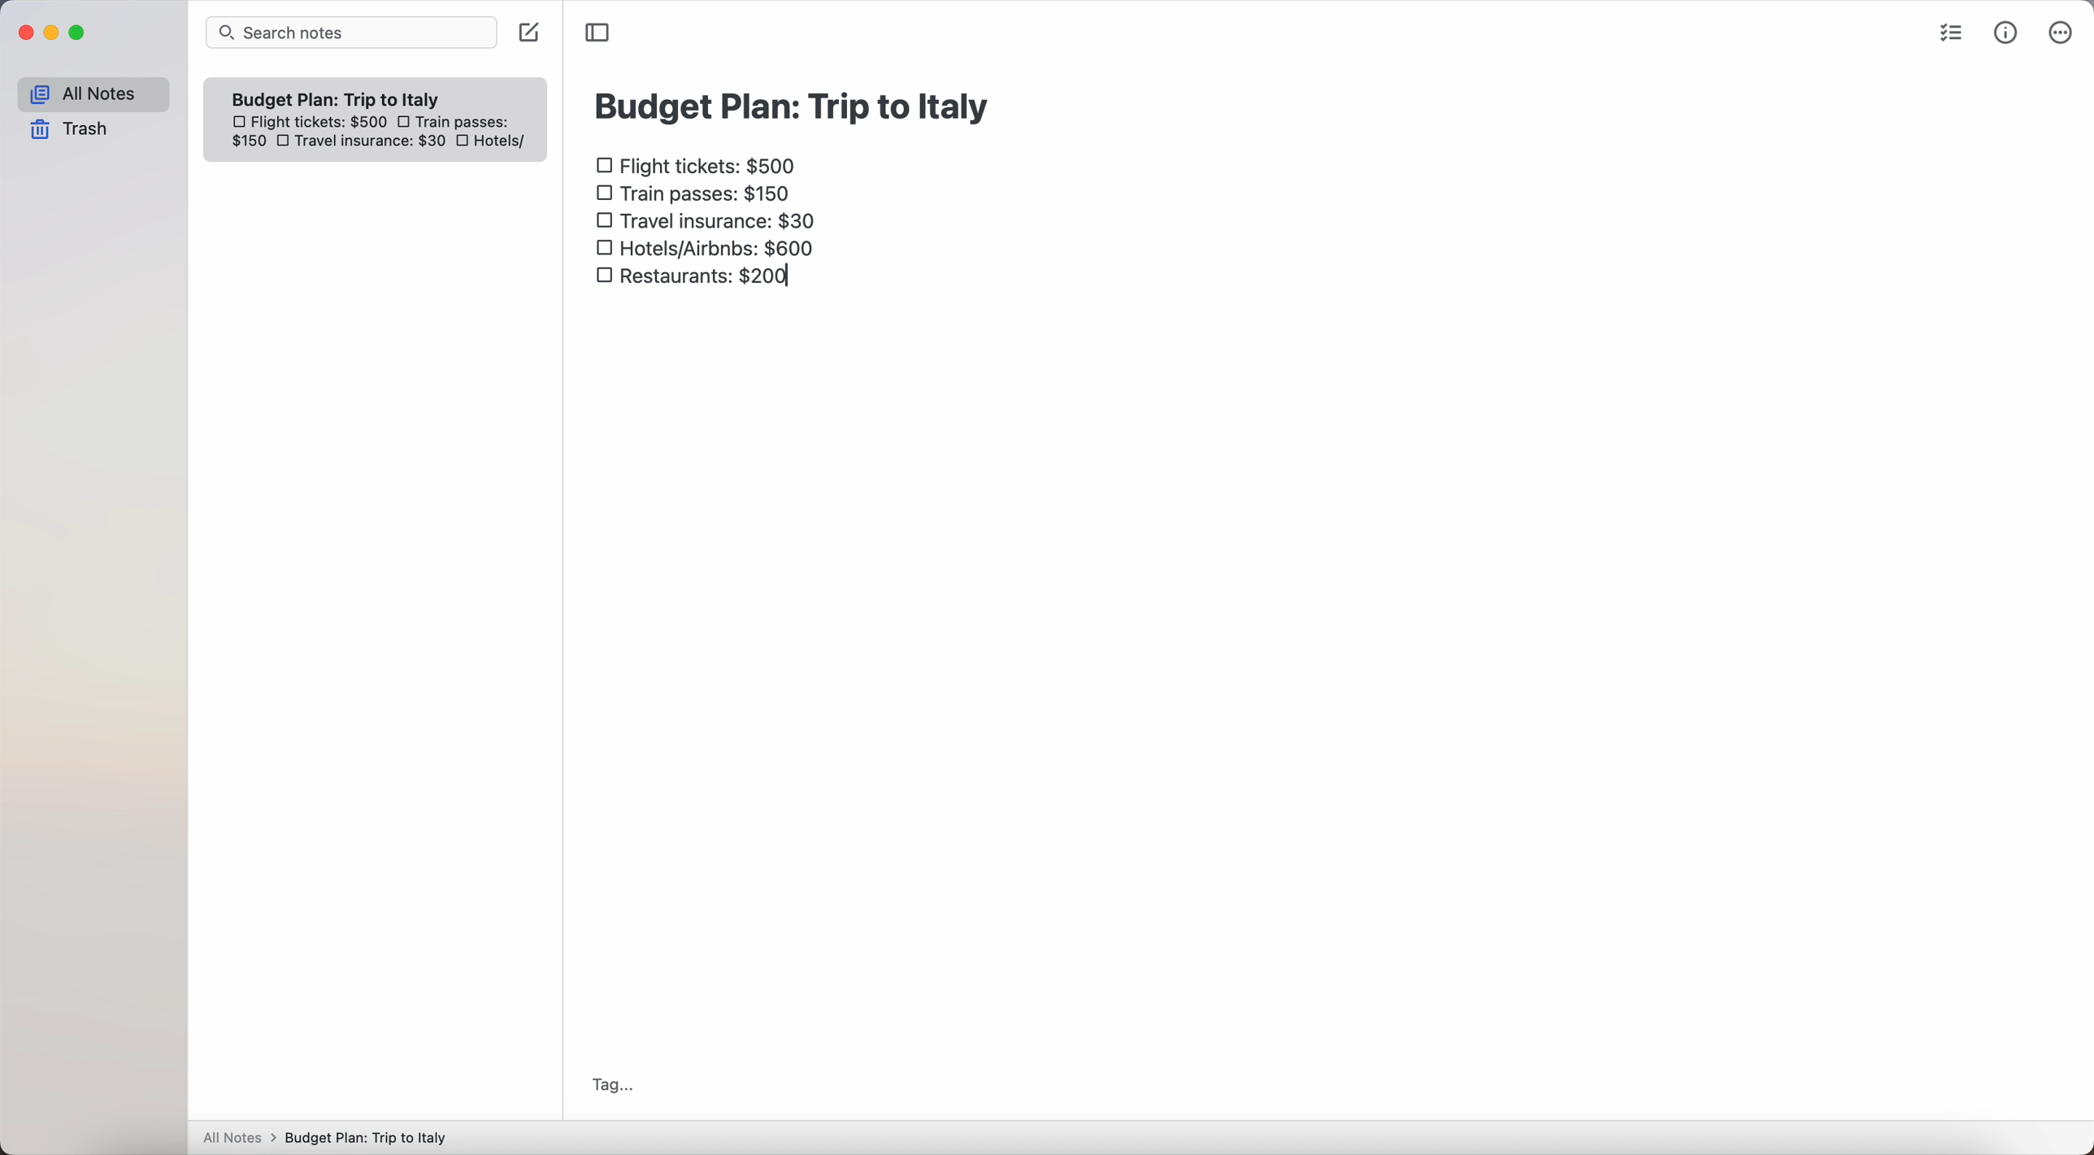 The width and height of the screenshot is (2094, 1155). Describe the element at coordinates (25, 33) in the screenshot. I see `close Simplenote` at that location.